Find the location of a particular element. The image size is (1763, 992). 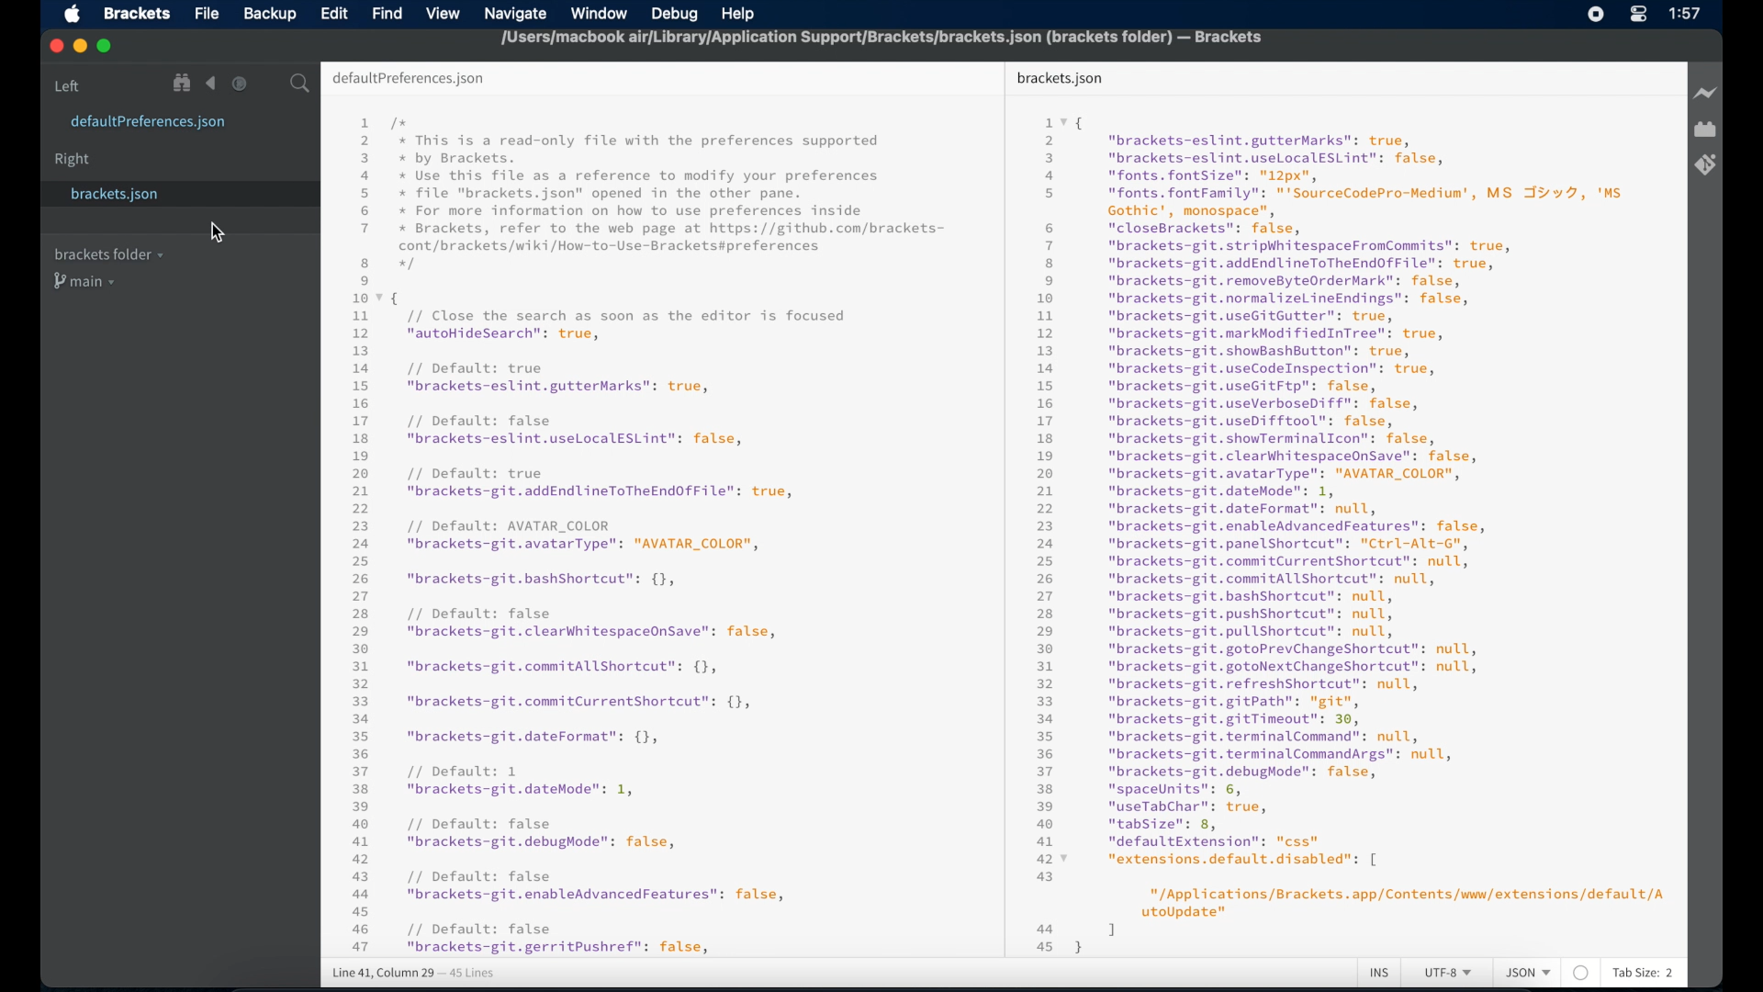

no linter  available for this file is located at coordinates (1580, 974).